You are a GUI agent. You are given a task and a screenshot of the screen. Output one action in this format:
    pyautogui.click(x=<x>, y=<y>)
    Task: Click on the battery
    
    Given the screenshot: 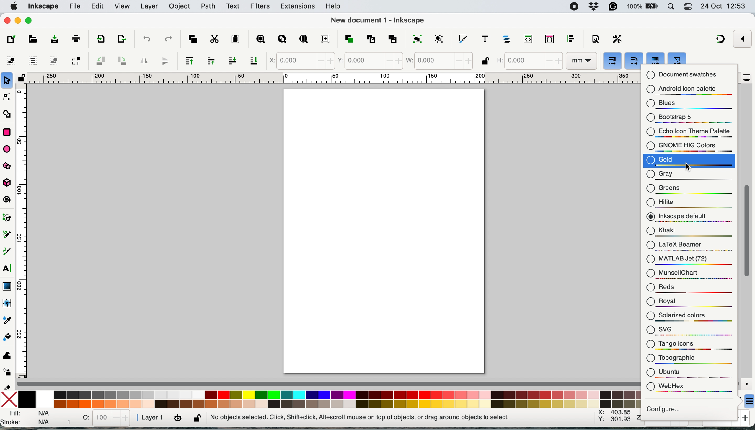 What is the action you would take?
    pyautogui.click(x=642, y=6)
    